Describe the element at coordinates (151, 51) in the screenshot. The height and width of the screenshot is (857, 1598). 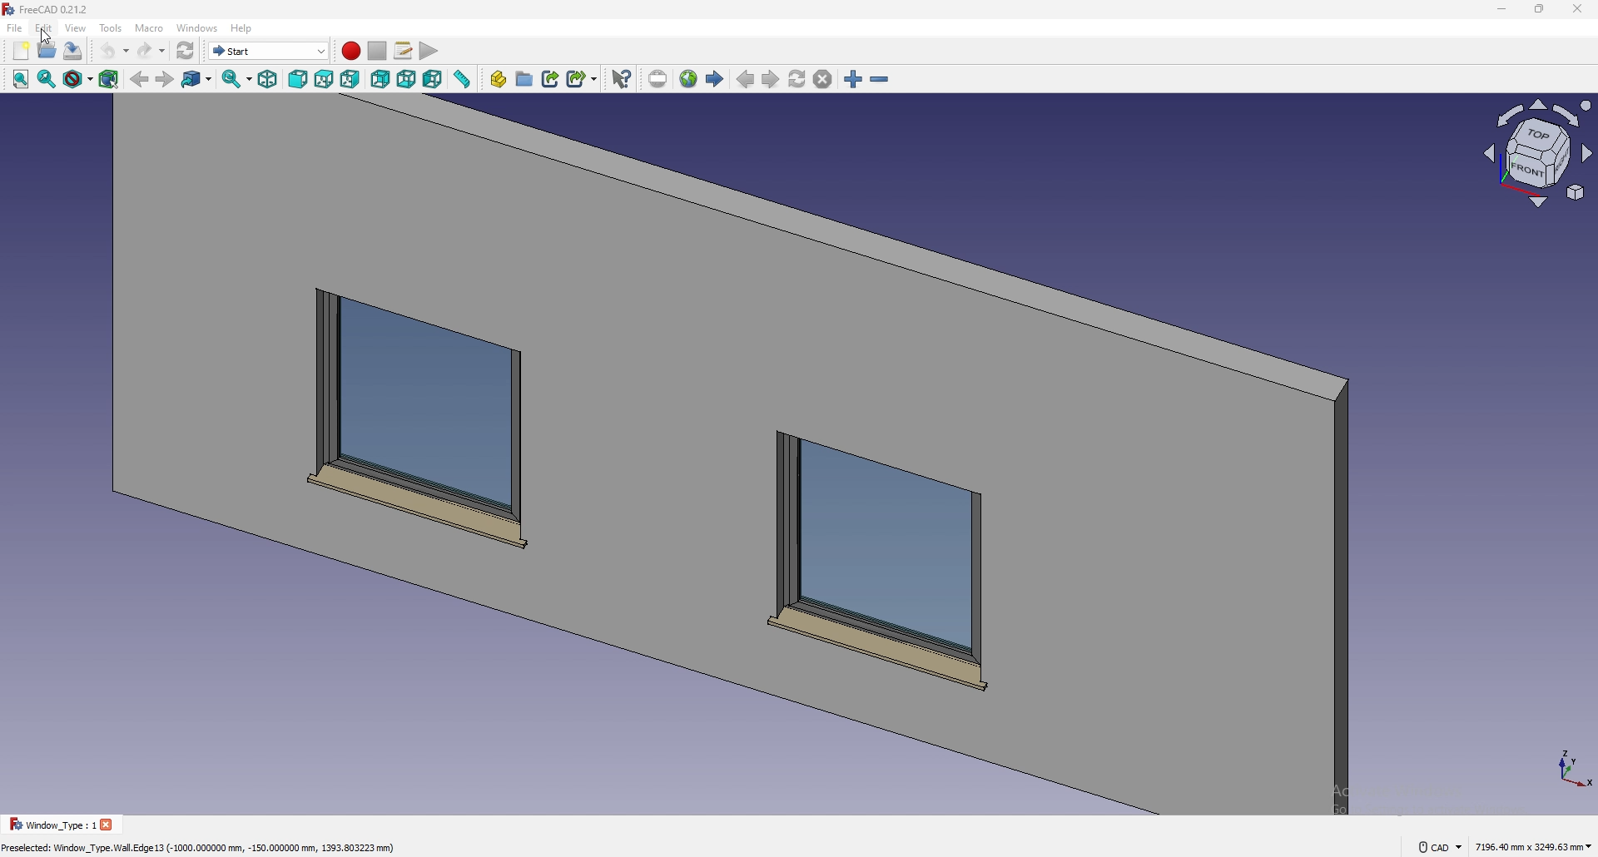
I see `redo` at that location.